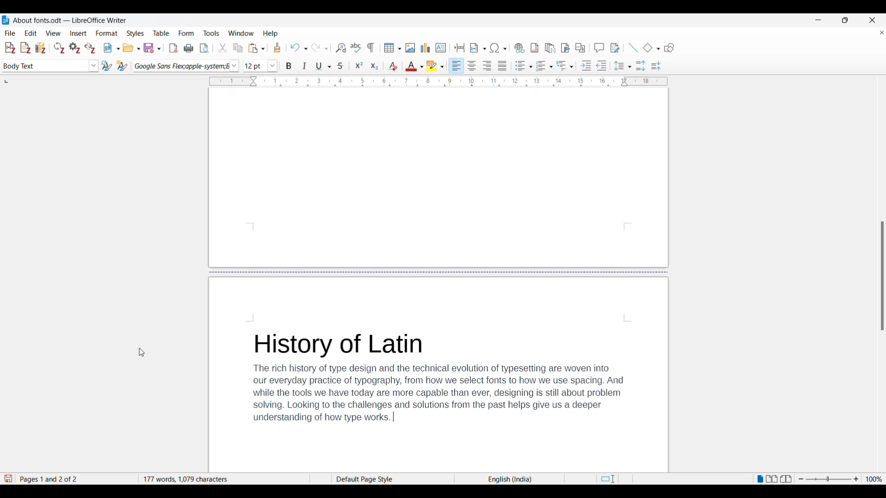 This screenshot has width=886, height=498. Describe the element at coordinates (112, 48) in the screenshot. I see `New document options` at that location.